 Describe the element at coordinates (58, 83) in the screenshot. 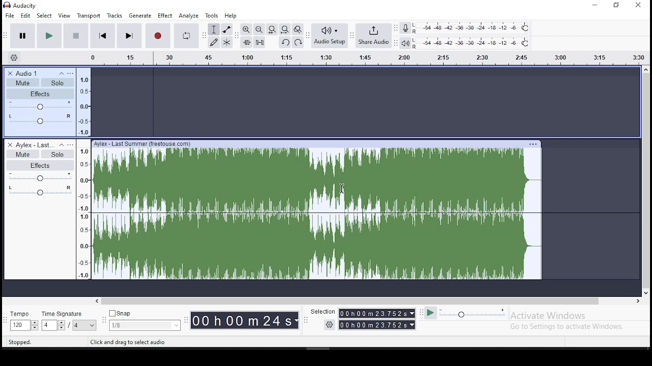

I see `solo` at that location.